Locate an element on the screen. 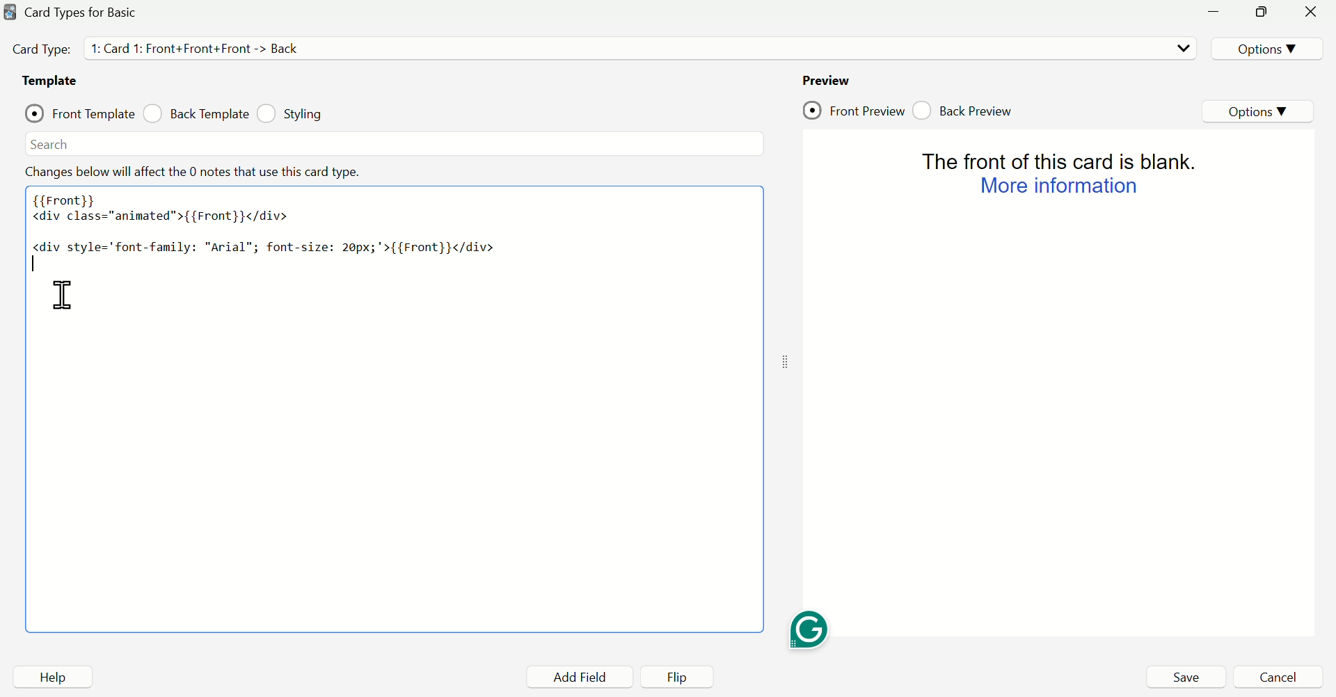 The height and width of the screenshot is (697, 1336). check Back Preview is located at coordinates (962, 109).